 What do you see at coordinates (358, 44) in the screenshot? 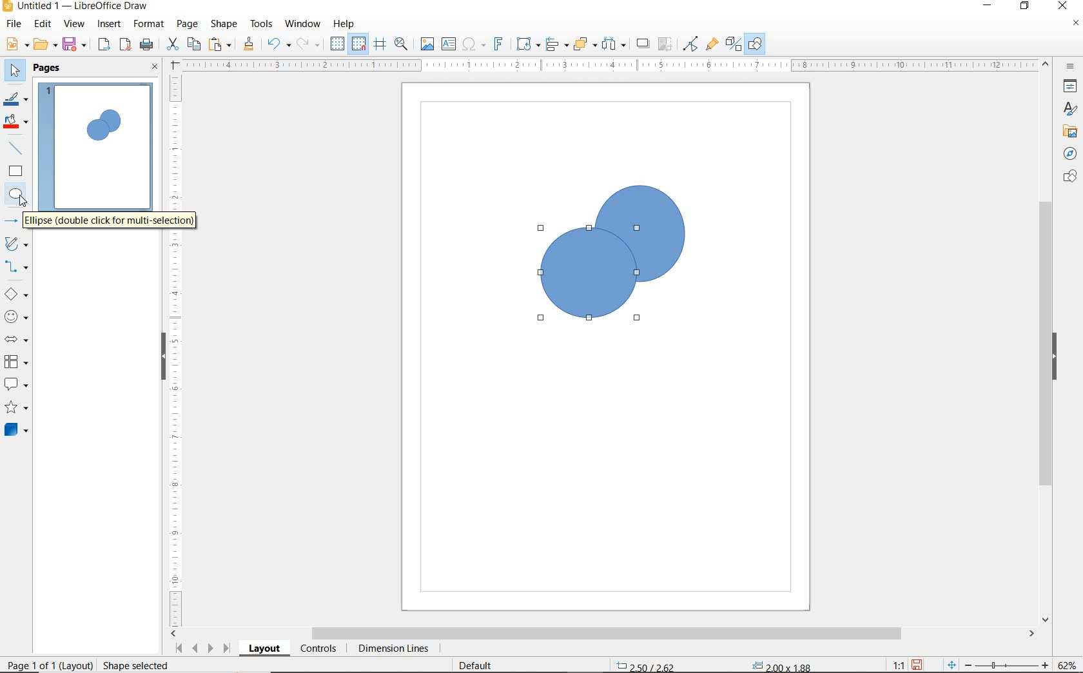
I see `SNAP TO GRID` at bounding box center [358, 44].